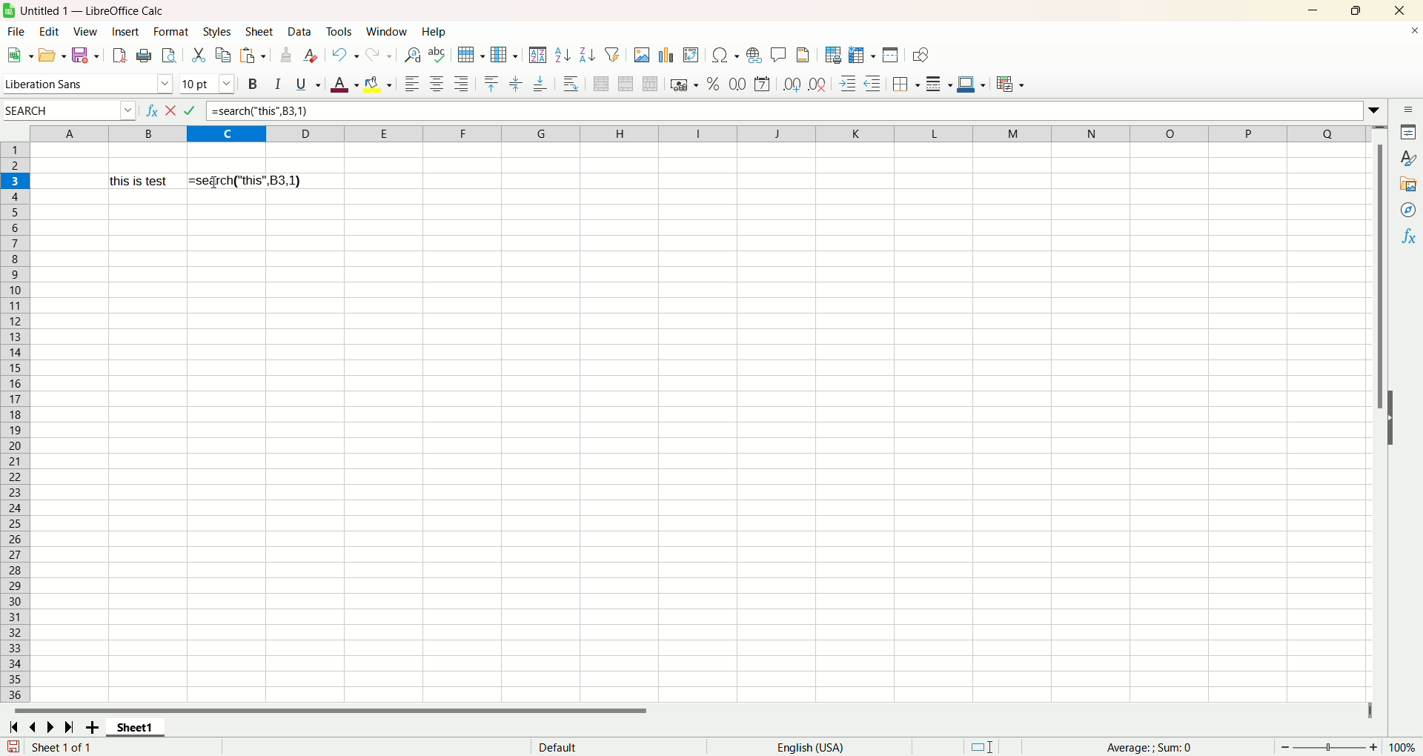  I want to click on edit, so click(53, 32).